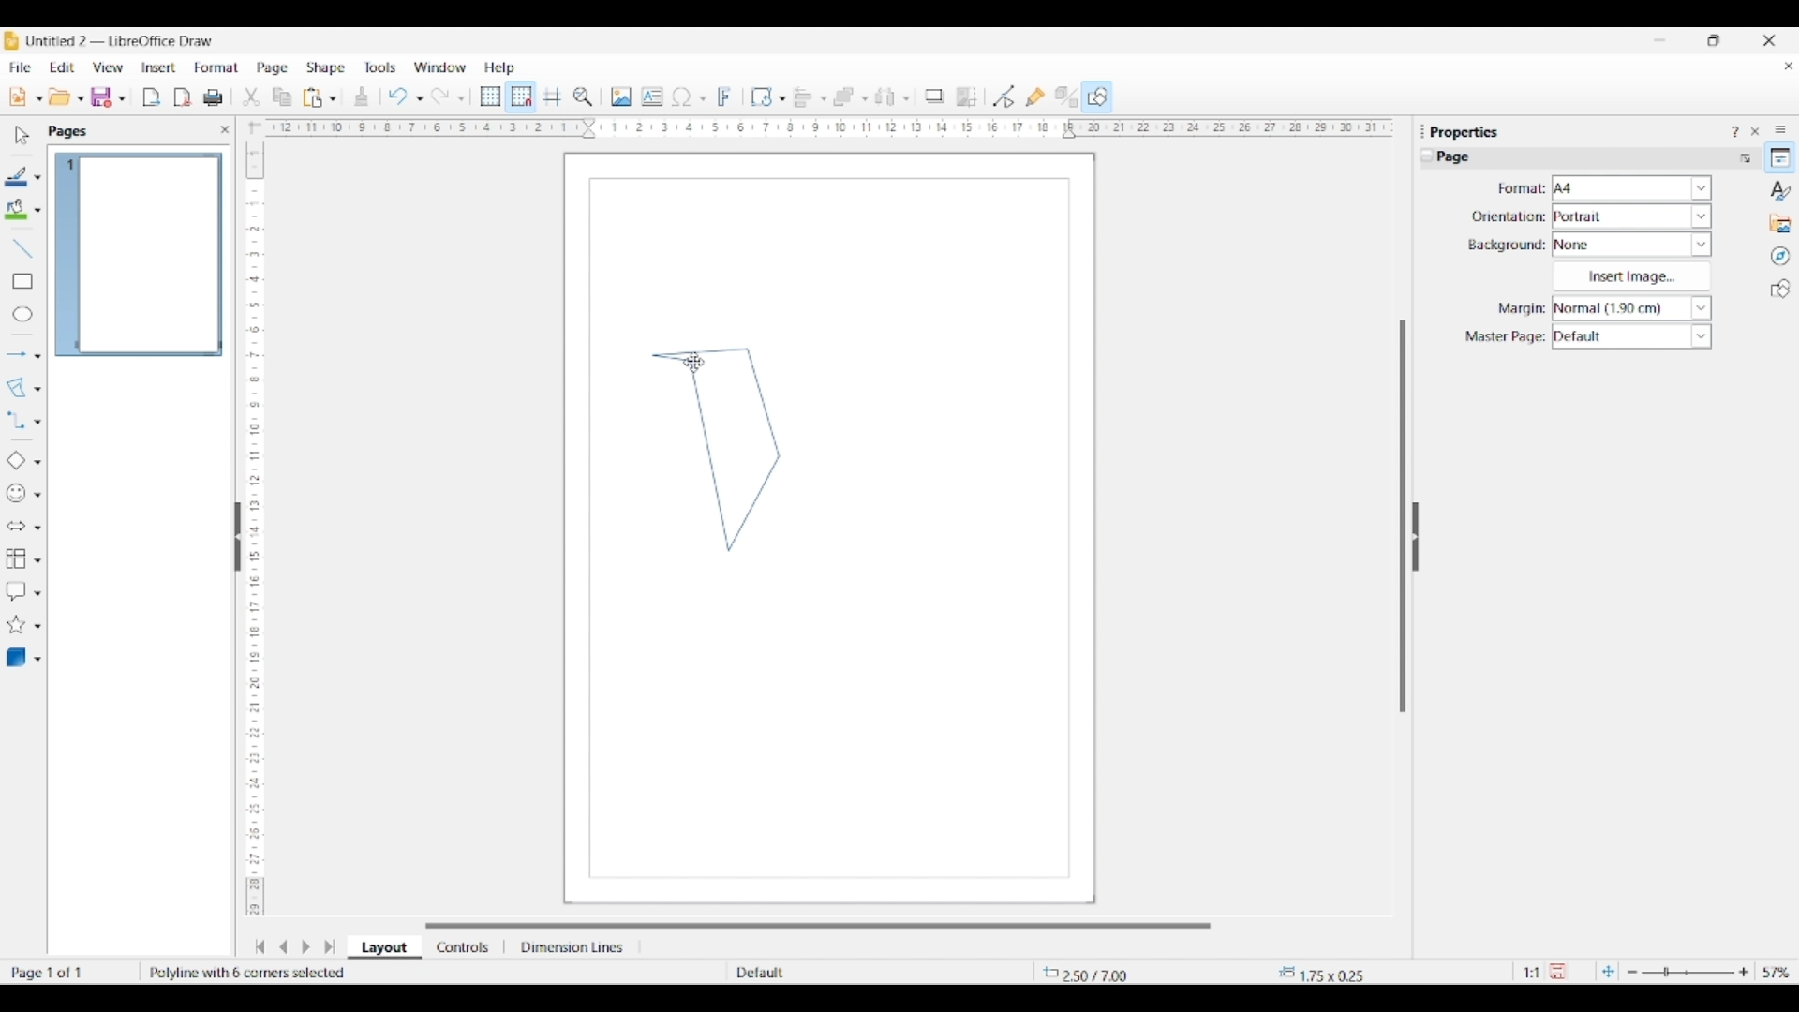  I want to click on Current settings title - Page, so click(1462, 159).